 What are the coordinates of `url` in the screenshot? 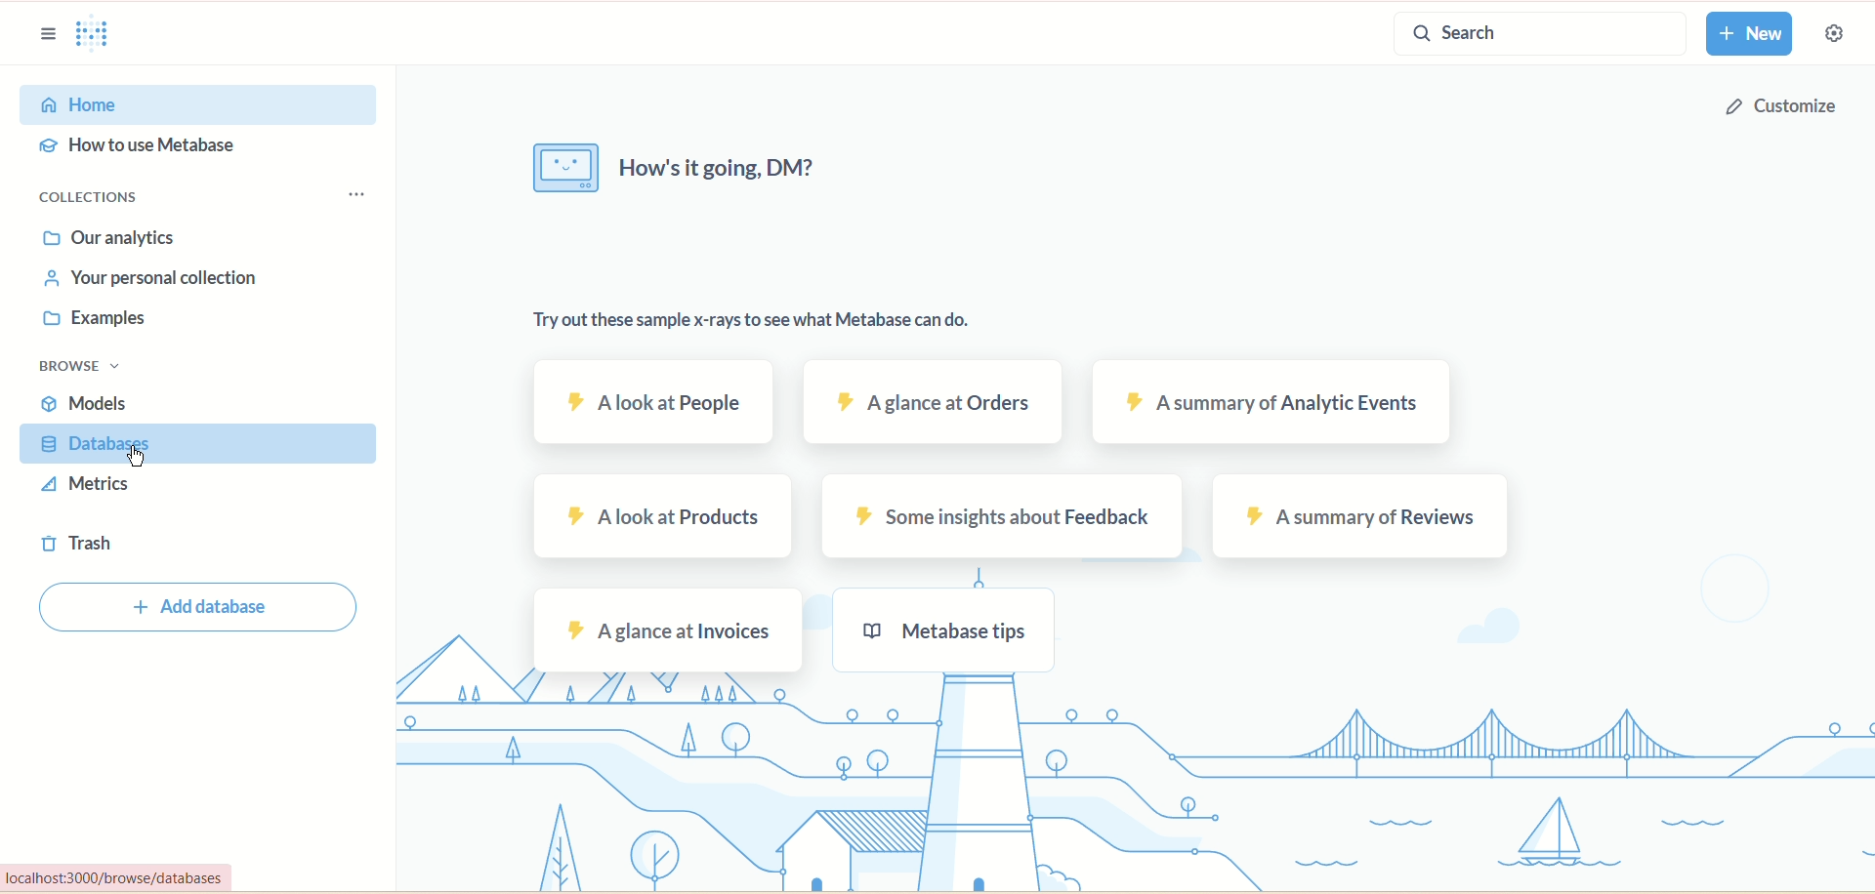 It's located at (140, 877).